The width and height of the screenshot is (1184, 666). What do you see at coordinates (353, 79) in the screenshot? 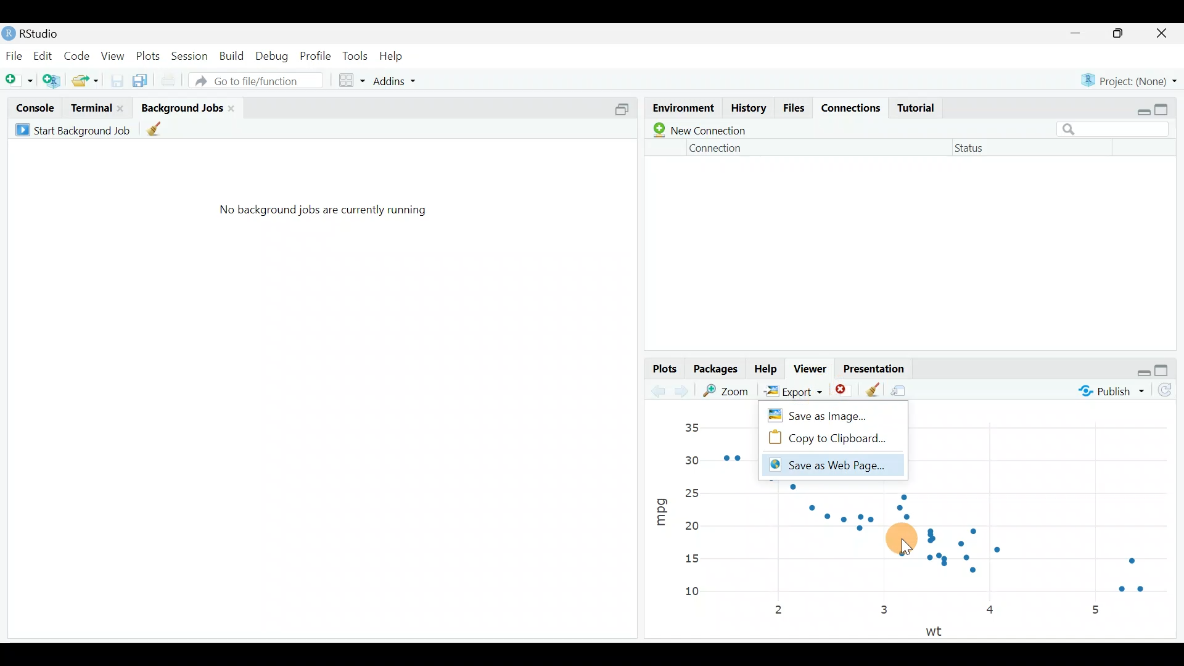
I see `Workspace panes` at bounding box center [353, 79].